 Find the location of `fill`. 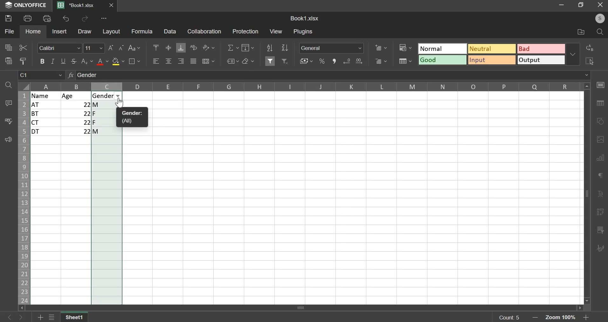

fill is located at coordinates (247, 48).